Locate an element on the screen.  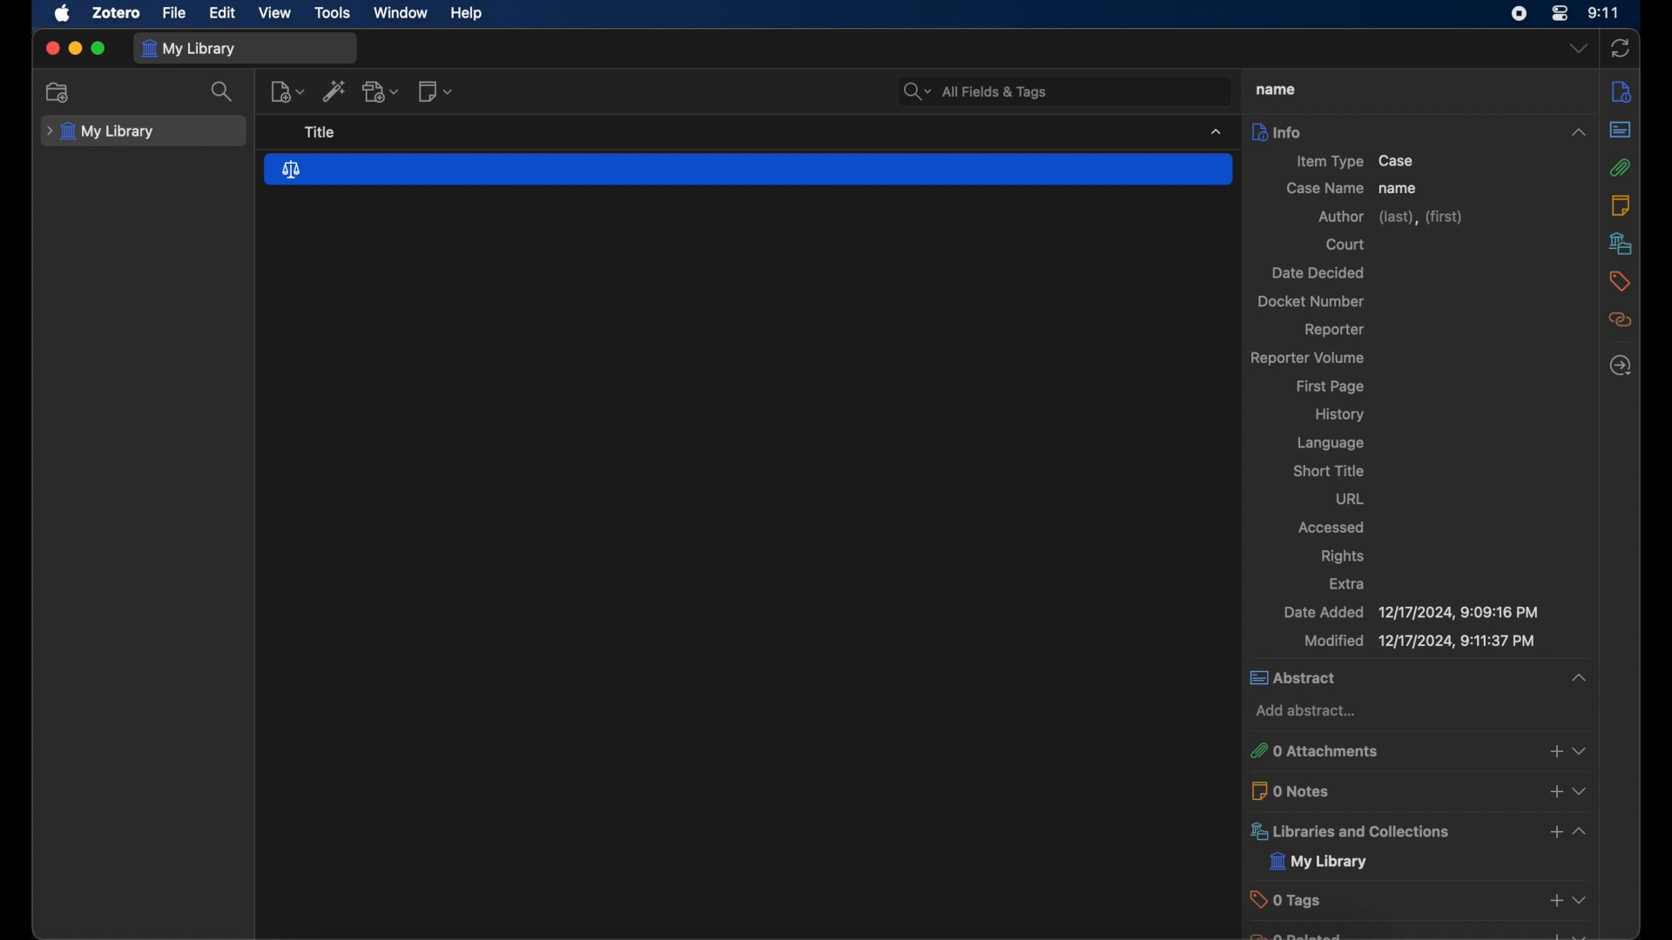
my library is located at coordinates (1318, 863).